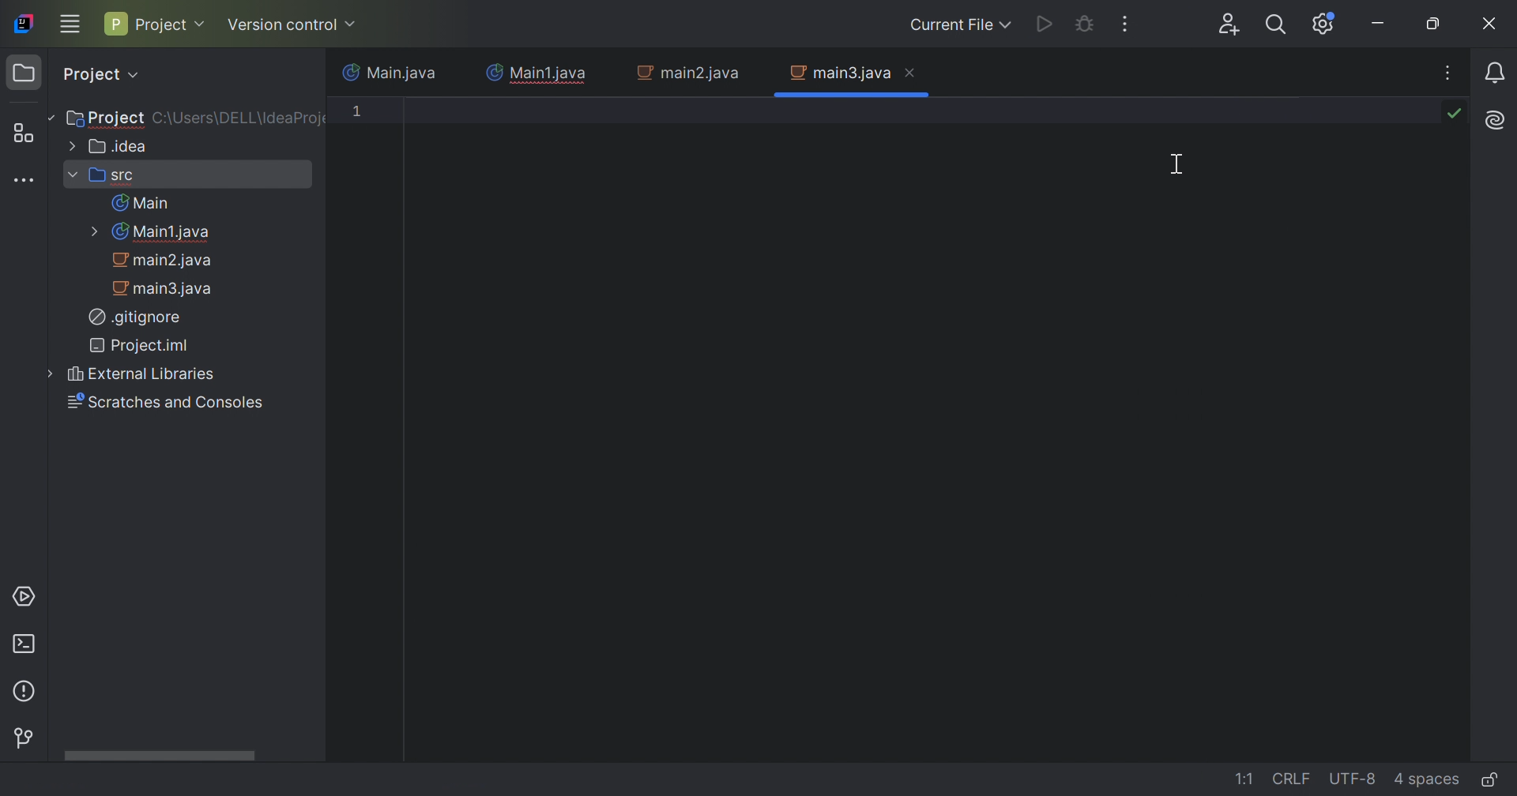 The width and height of the screenshot is (1517, 796). What do you see at coordinates (394, 73) in the screenshot?
I see `Main.java` at bounding box center [394, 73].